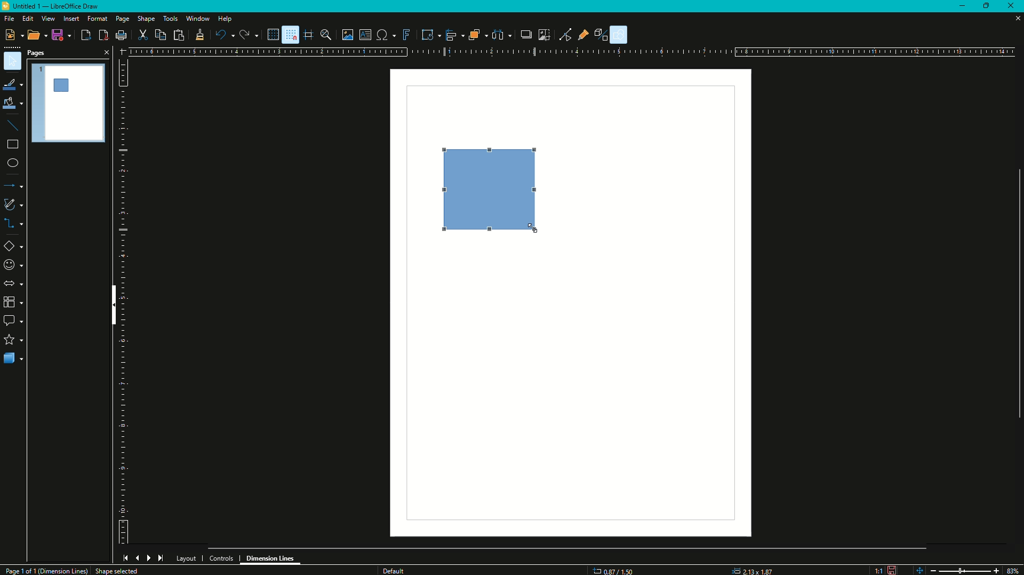 This screenshot has width=1024, height=575. What do you see at coordinates (487, 187) in the screenshot?
I see `Resized square` at bounding box center [487, 187].